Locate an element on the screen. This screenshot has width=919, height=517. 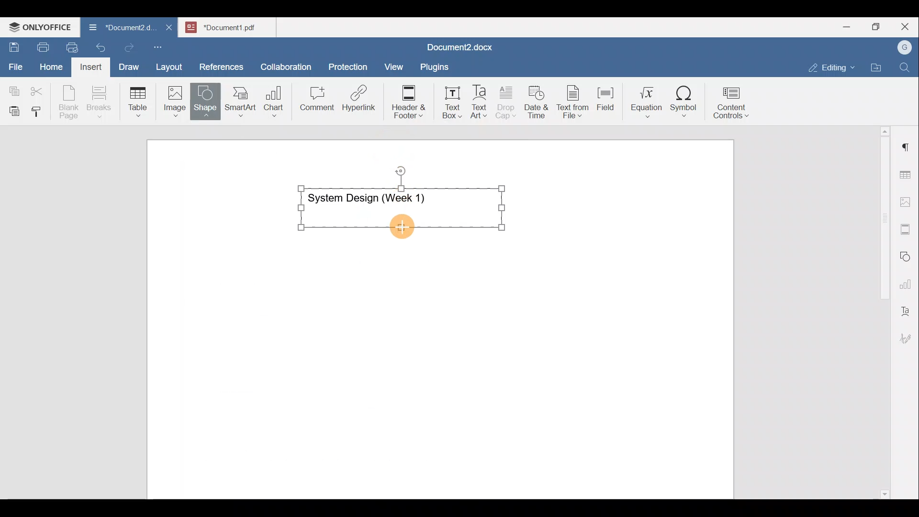
Table is located at coordinates (138, 100).